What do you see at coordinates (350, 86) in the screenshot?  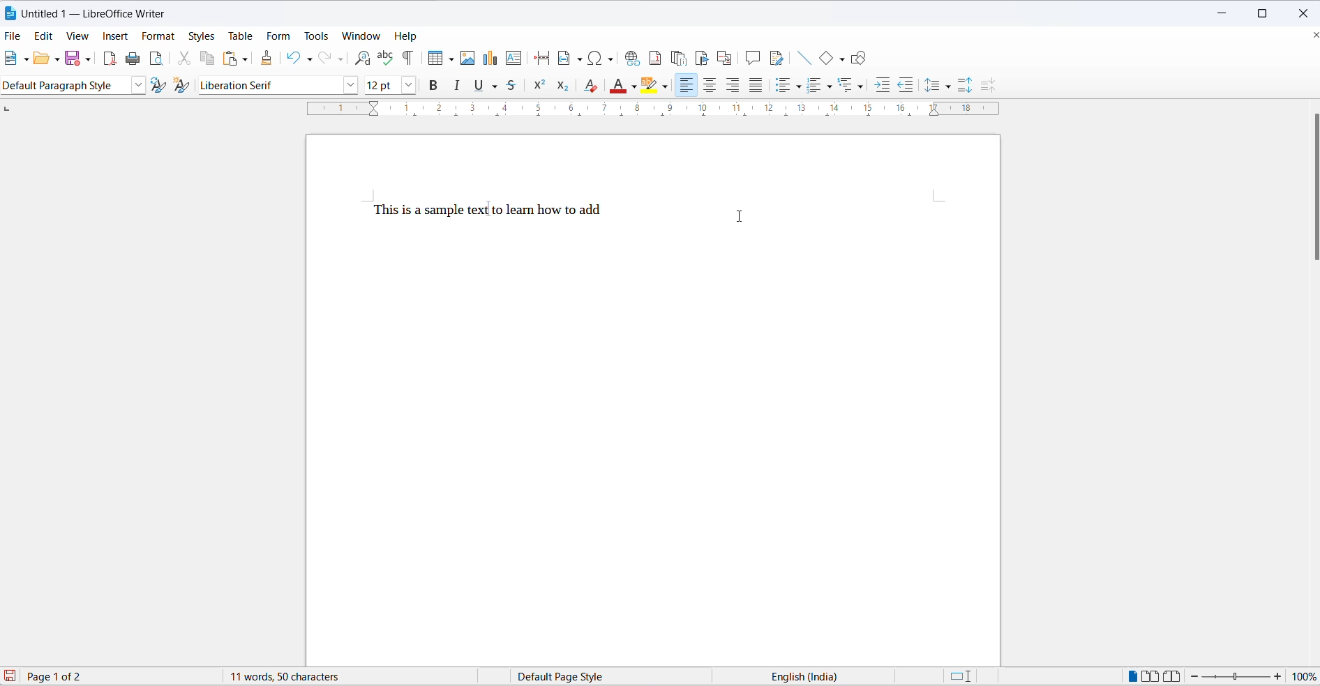 I see `font name options` at bounding box center [350, 86].